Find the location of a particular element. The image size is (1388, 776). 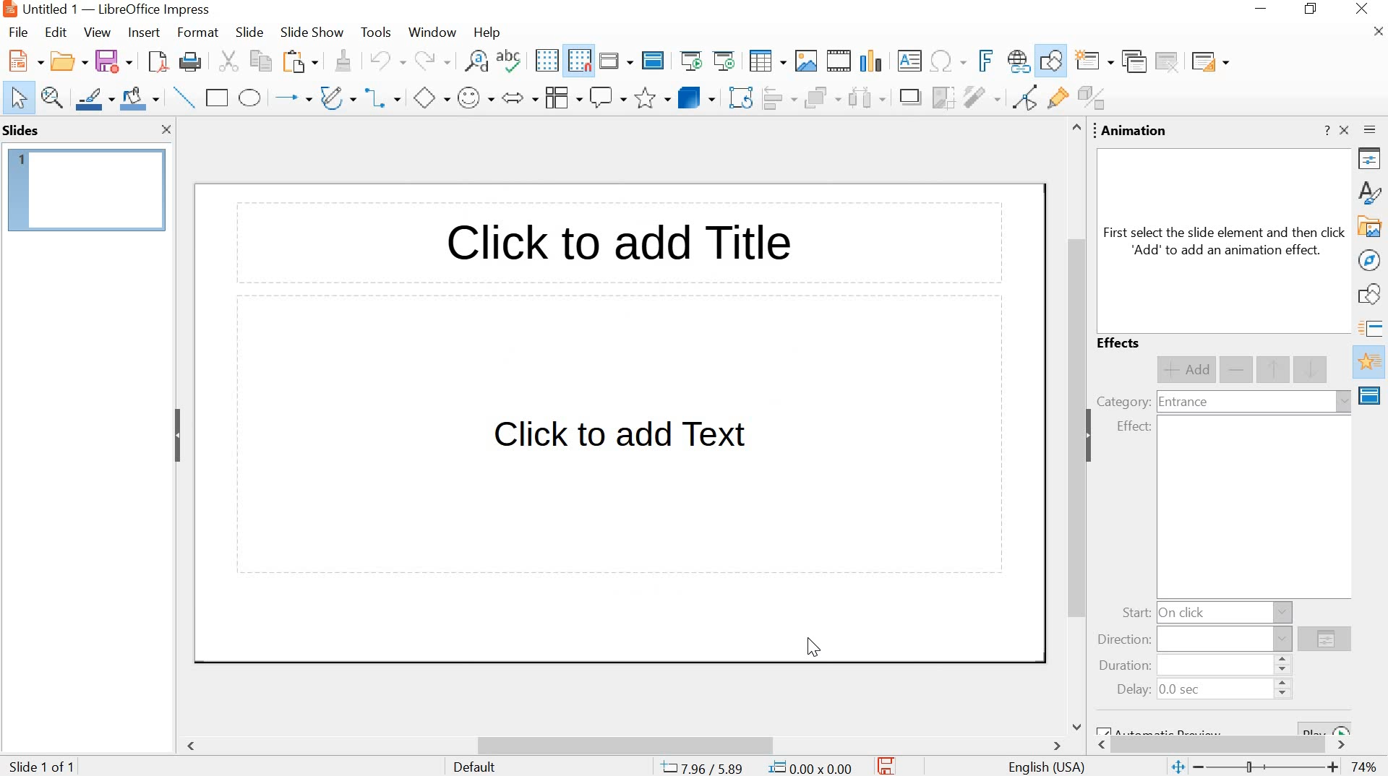

crop image is located at coordinates (943, 98).